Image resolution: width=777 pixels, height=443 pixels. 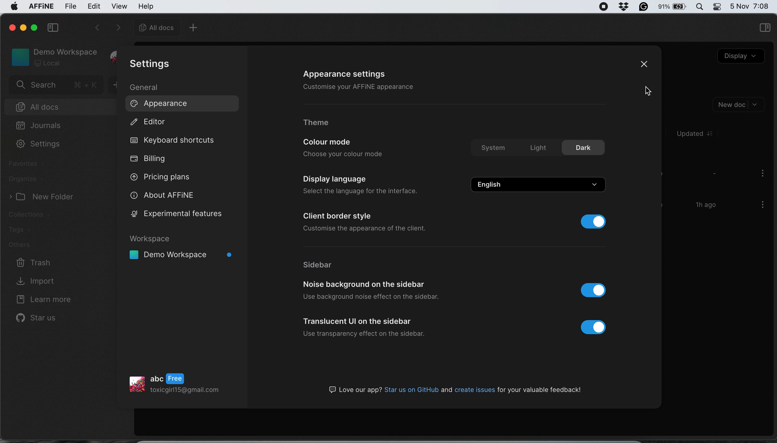 I want to click on system, so click(x=496, y=147).